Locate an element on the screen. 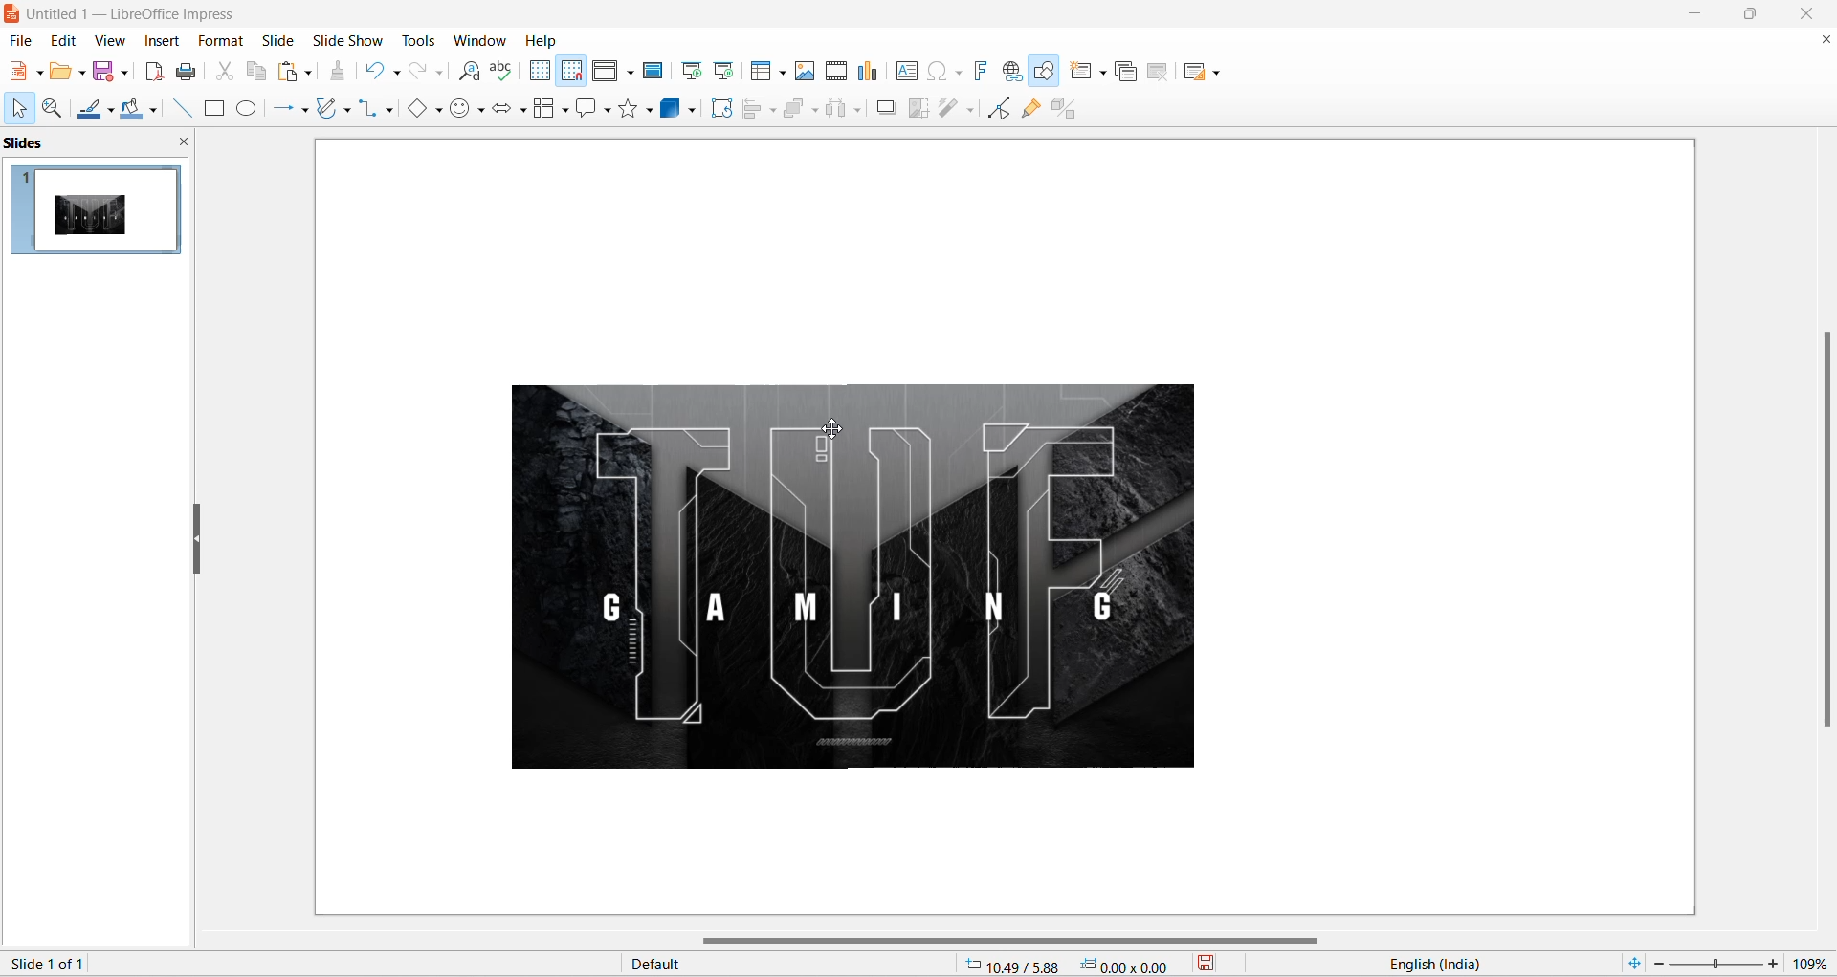 This screenshot has height=977, width=1837. basic shapes options is located at coordinates (437, 109).